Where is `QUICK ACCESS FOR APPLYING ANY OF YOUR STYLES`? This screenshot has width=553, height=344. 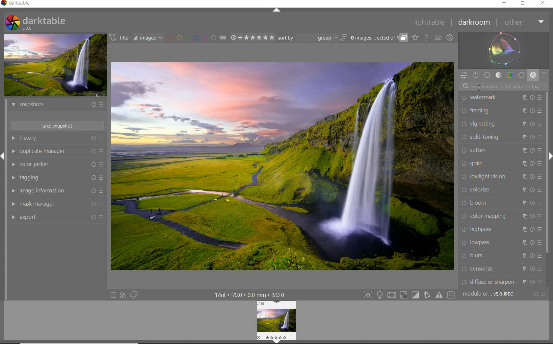 QUICK ACCESS FOR APPLYING ANY OF YOUR STYLES is located at coordinates (122, 296).